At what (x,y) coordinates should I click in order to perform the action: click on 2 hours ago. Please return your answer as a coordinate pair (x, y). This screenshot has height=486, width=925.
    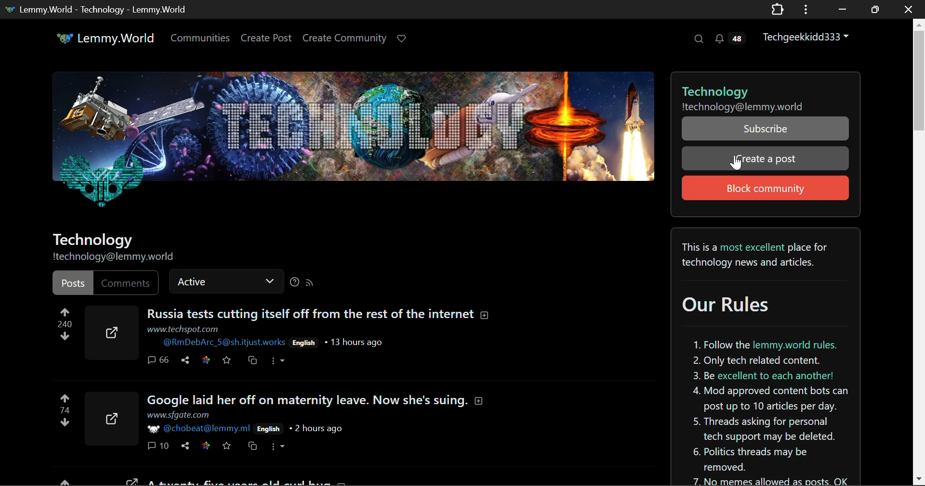
    Looking at the image, I should click on (319, 428).